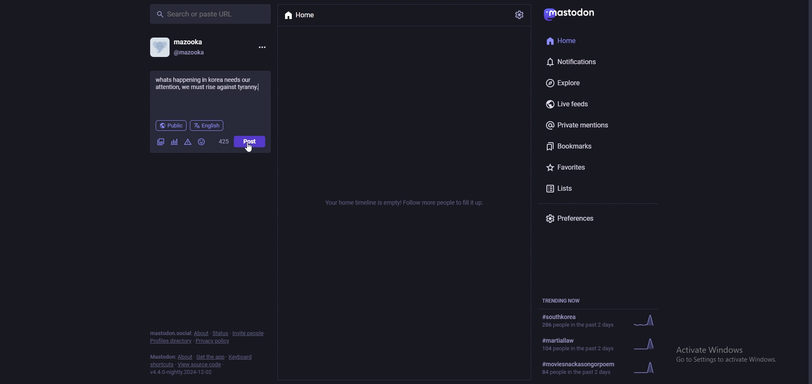  I want to click on warnings, so click(188, 143).